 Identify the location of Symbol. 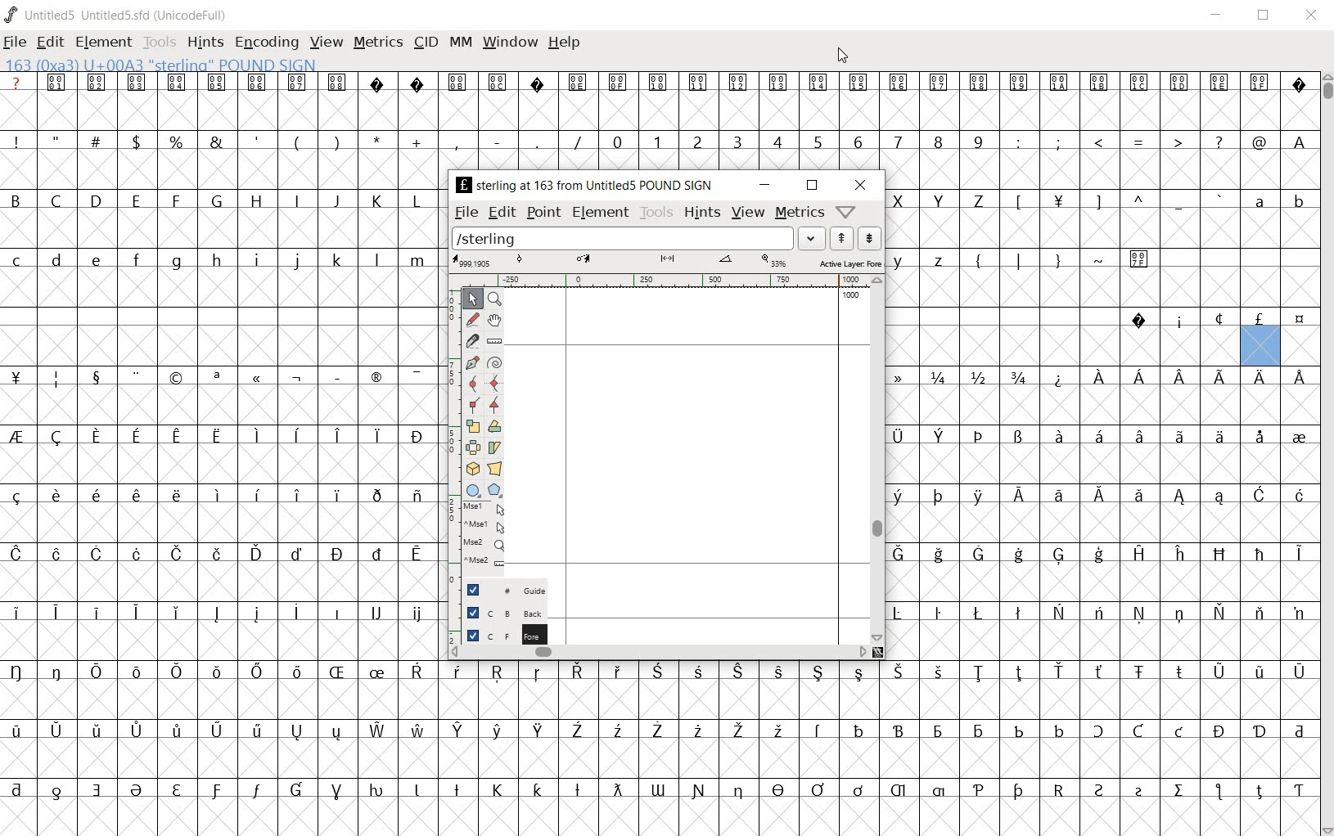
(98, 83).